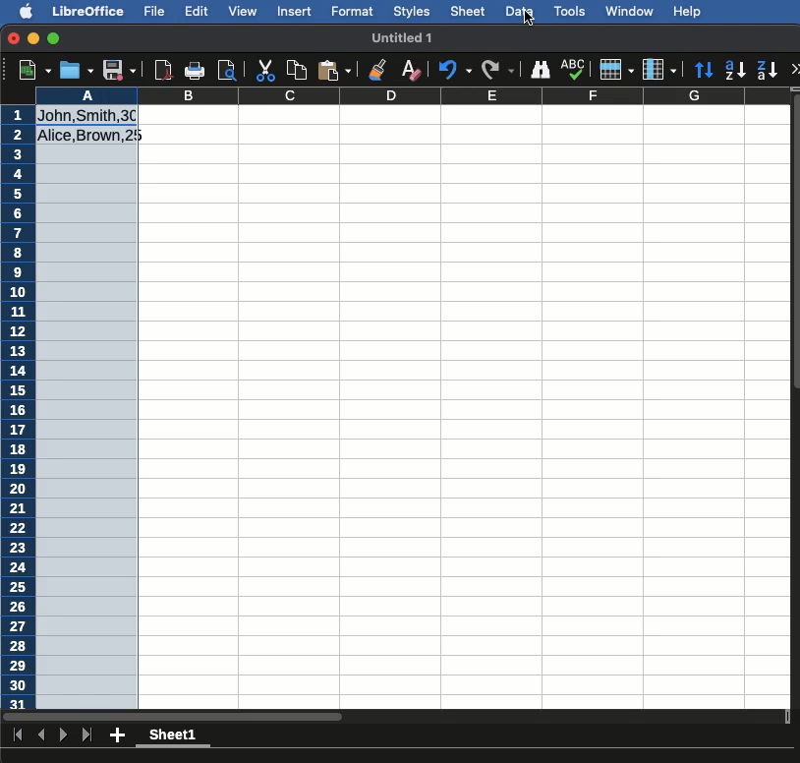 The height and width of the screenshot is (763, 800). Describe the element at coordinates (242, 12) in the screenshot. I see `View` at that location.